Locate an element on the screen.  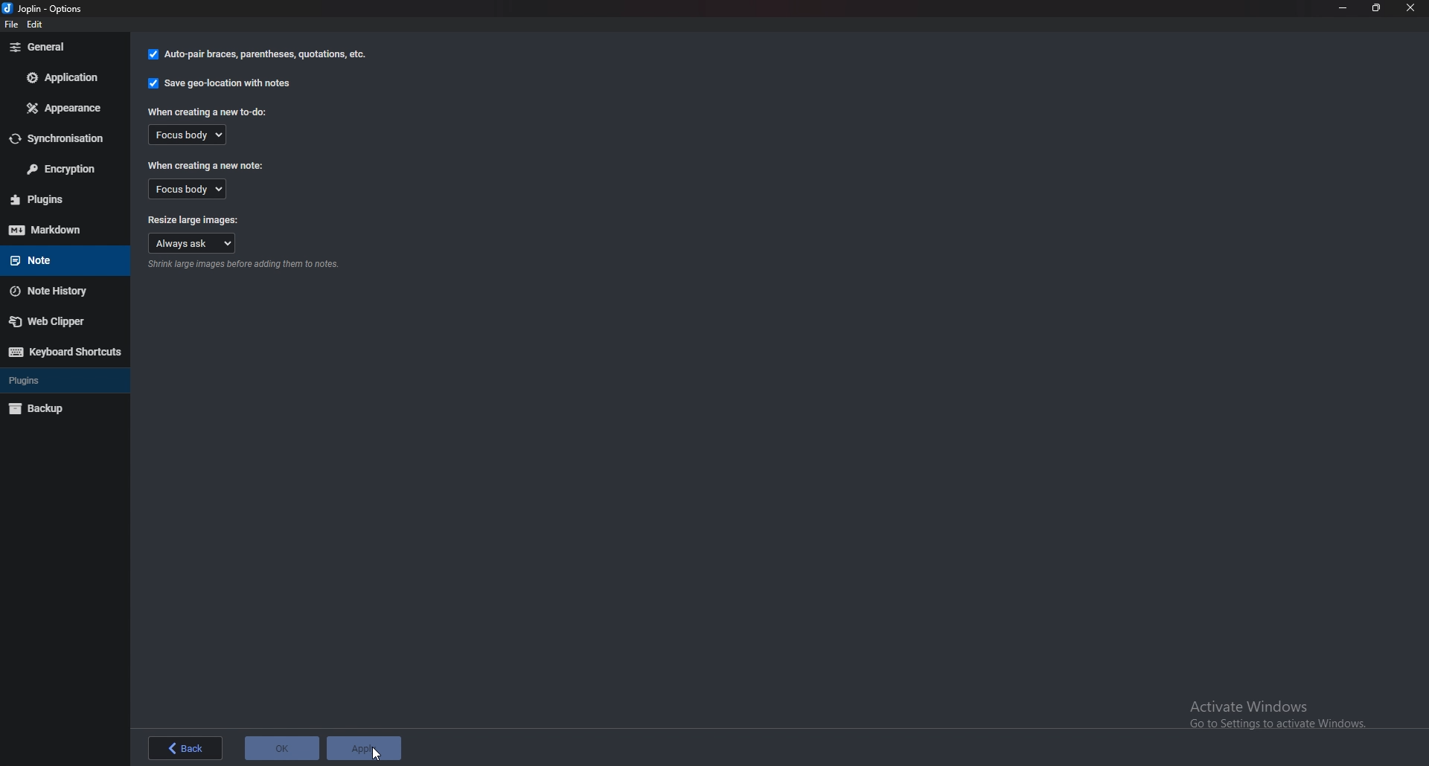
Synchronization is located at coordinates (63, 139).